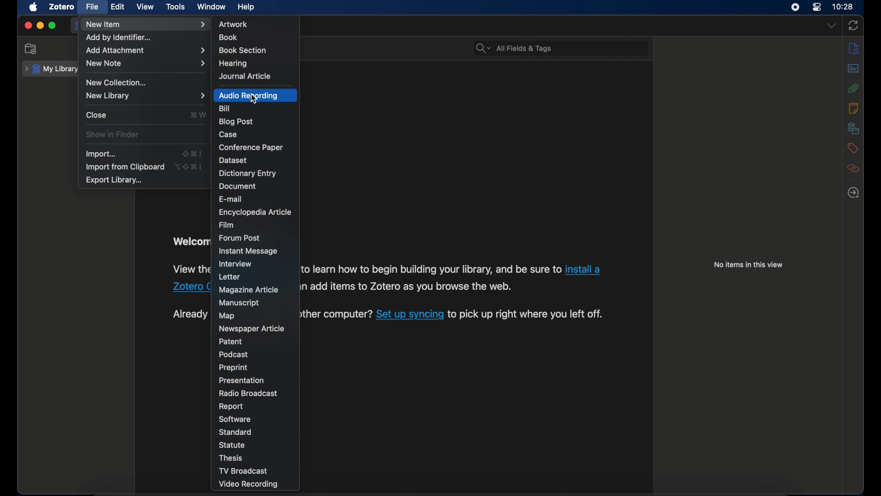 The width and height of the screenshot is (881, 496). What do you see at coordinates (249, 289) in the screenshot?
I see `magazine article` at bounding box center [249, 289].